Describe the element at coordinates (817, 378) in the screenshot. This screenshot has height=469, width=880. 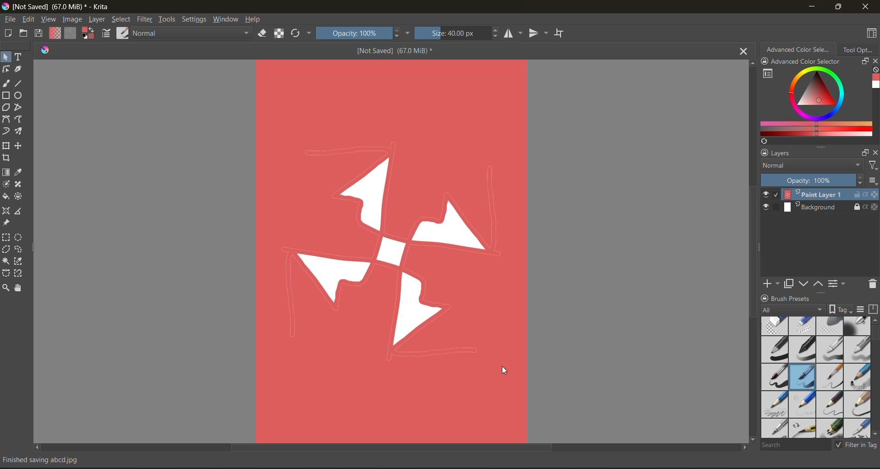
I see `brush presets` at that location.